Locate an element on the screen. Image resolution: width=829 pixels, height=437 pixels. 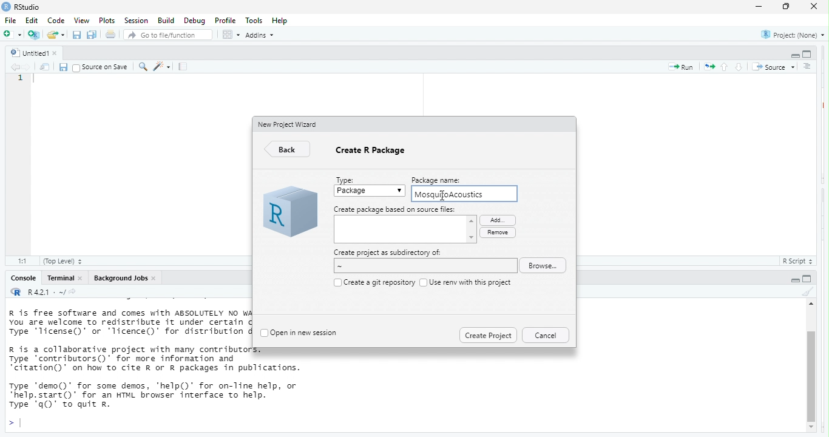
Profile is located at coordinates (226, 21).